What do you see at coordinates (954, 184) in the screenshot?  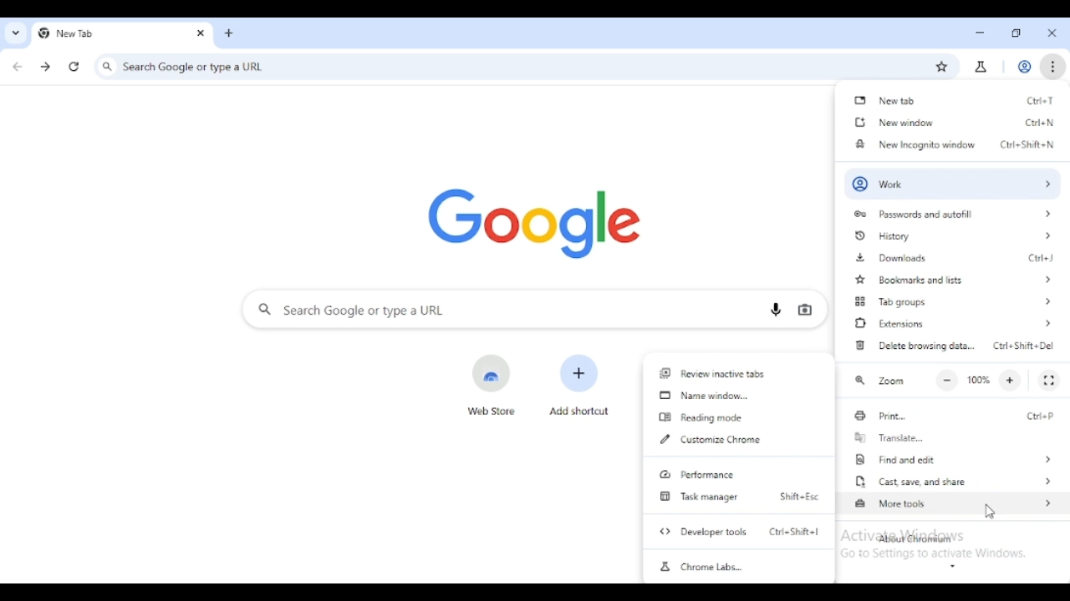 I see `profile` at bounding box center [954, 184].